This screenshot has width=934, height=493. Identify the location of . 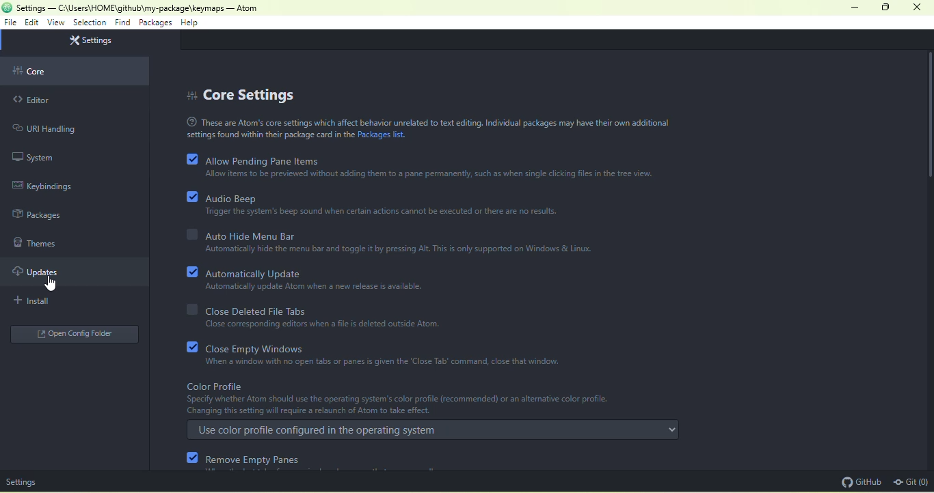
(46, 216).